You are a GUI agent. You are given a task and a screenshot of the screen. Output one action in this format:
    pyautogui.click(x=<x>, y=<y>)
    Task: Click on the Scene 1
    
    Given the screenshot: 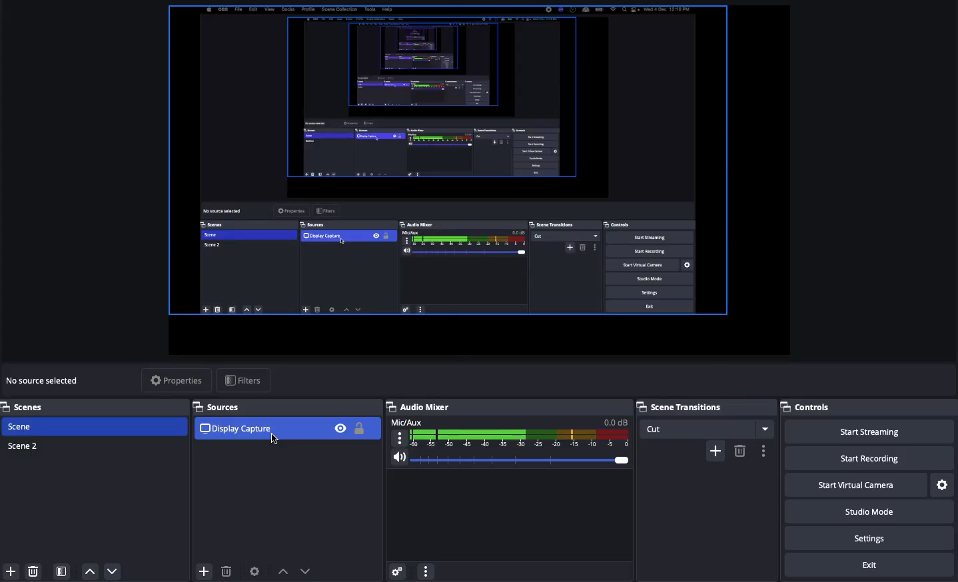 What is the action you would take?
    pyautogui.click(x=22, y=426)
    